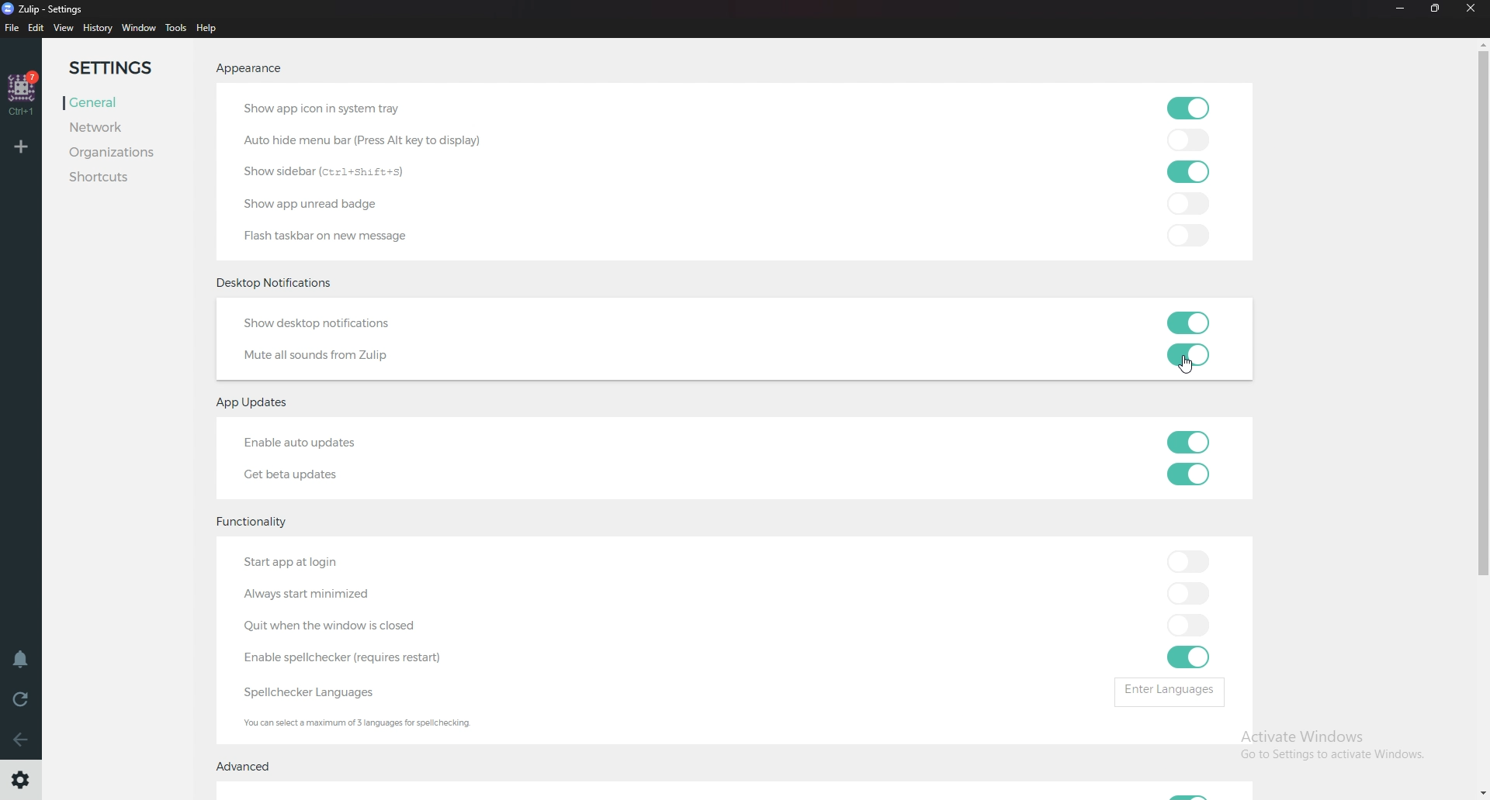 This screenshot has height=800, width=1490. Describe the element at coordinates (90, 104) in the screenshot. I see `General` at that location.